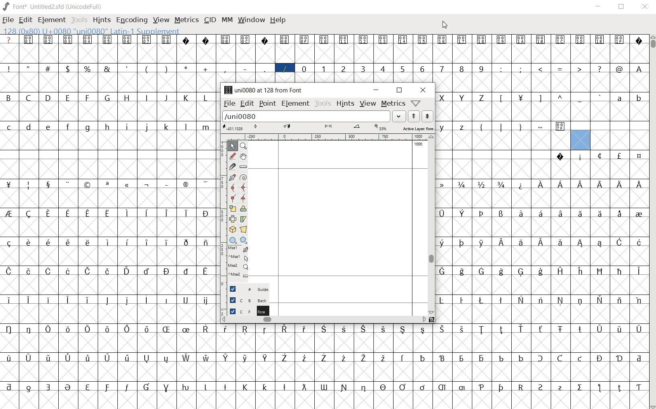 The height and width of the screenshot is (409, 656). What do you see at coordinates (521, 213) in the screenshot?
I see `glyph` at bounding box center [521, 213].